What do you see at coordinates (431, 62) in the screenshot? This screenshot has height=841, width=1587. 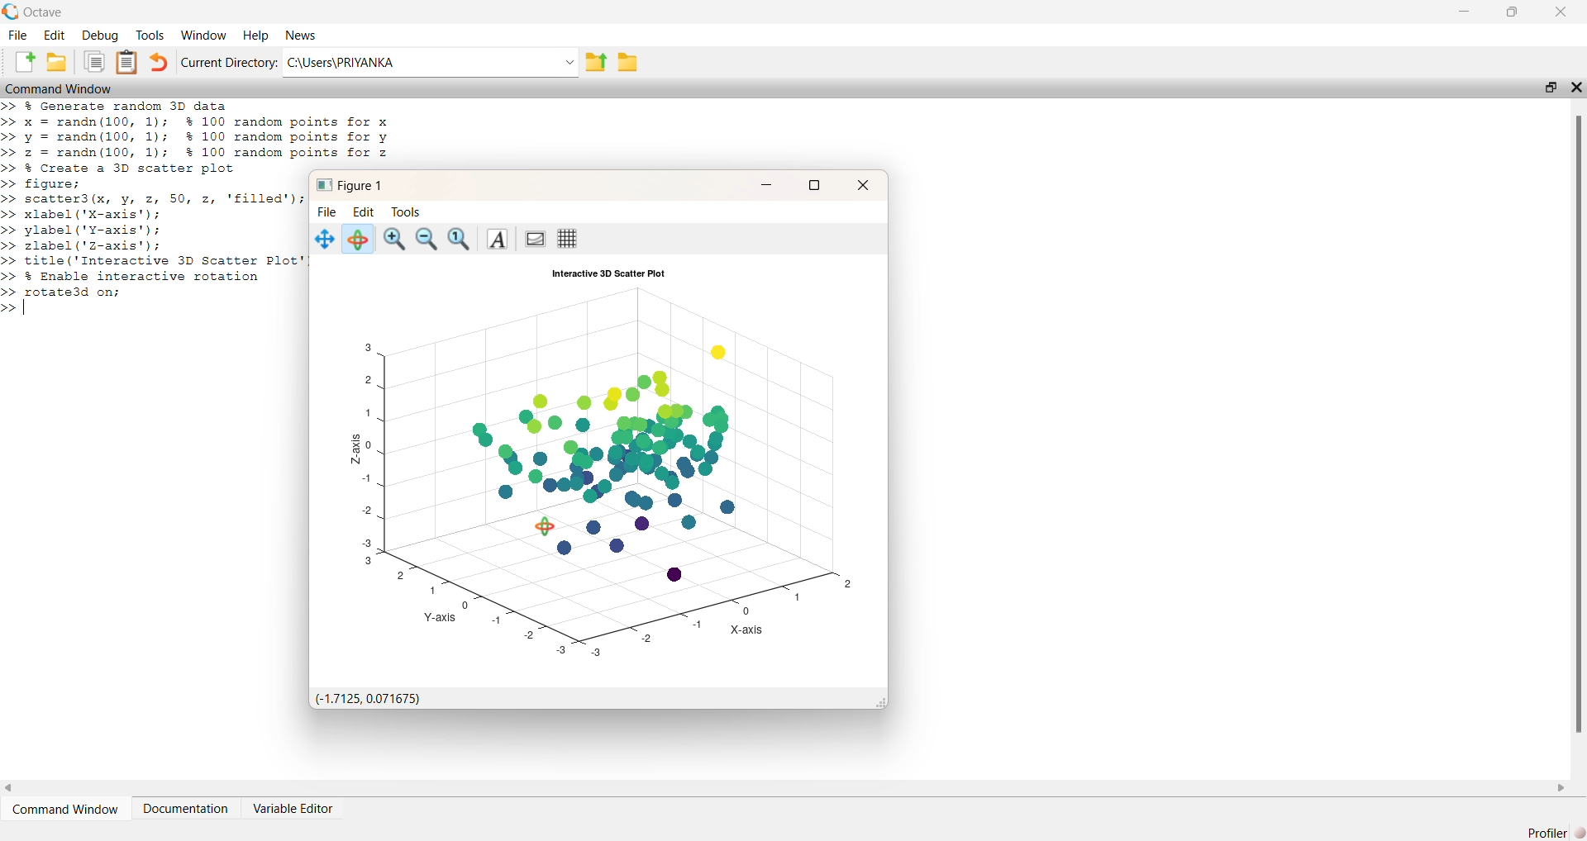 I see `C:\Users\PRIYANKA` at bounding box center [431, 62].